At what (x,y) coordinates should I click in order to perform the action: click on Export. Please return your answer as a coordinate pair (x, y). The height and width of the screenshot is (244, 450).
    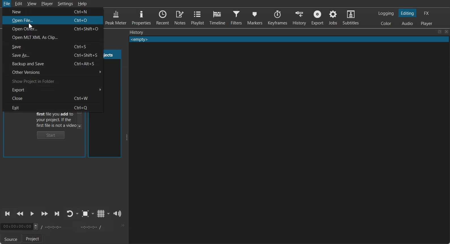
    Looking at the image, I should click on (317, 17).